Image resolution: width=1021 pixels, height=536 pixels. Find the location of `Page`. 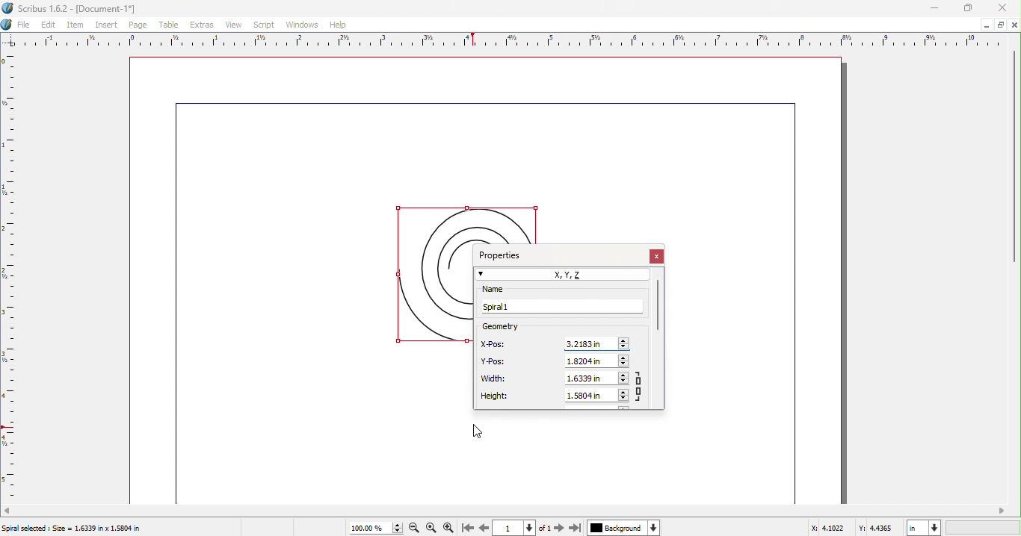

Page is located at coordinates (140, 25).